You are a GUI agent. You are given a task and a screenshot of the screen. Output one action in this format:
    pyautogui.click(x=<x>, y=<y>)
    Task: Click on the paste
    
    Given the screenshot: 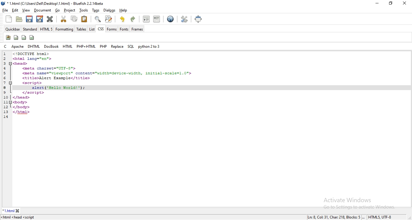 What is the action you would take?
    pyautogui.click(x=84, y=19)
    